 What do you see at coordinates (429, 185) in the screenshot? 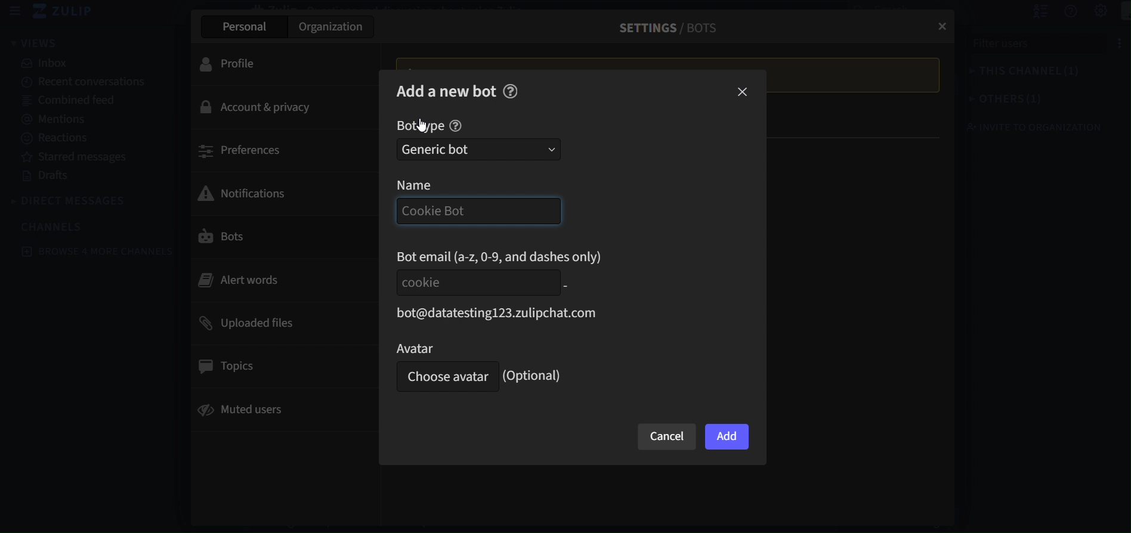
I see `name` at bounding box center [429, 185].